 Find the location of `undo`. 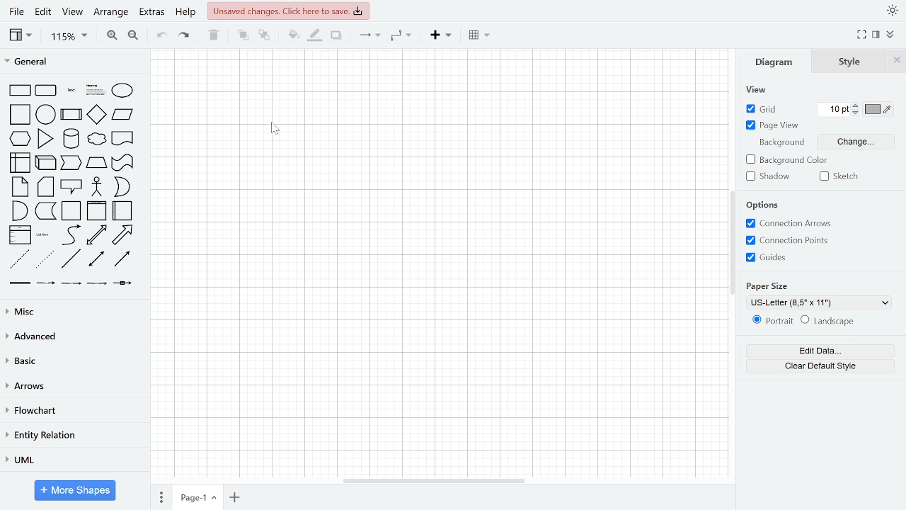

undo is located at coordinates (160, 35).